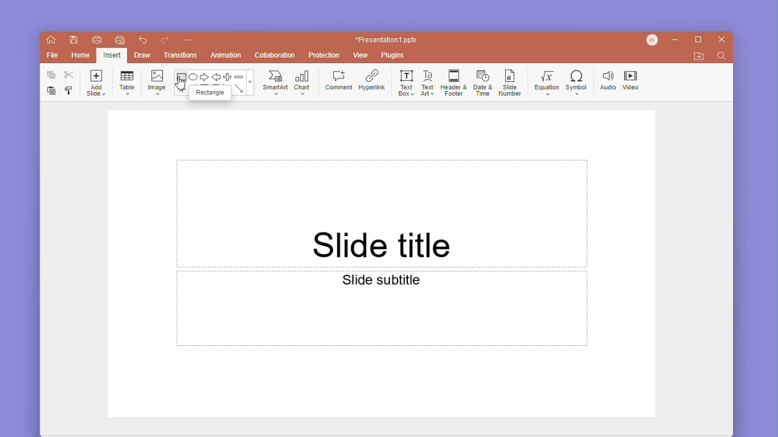 The width and height of the screenshot is (778, 437). I want to click on home, so click(78, 56).